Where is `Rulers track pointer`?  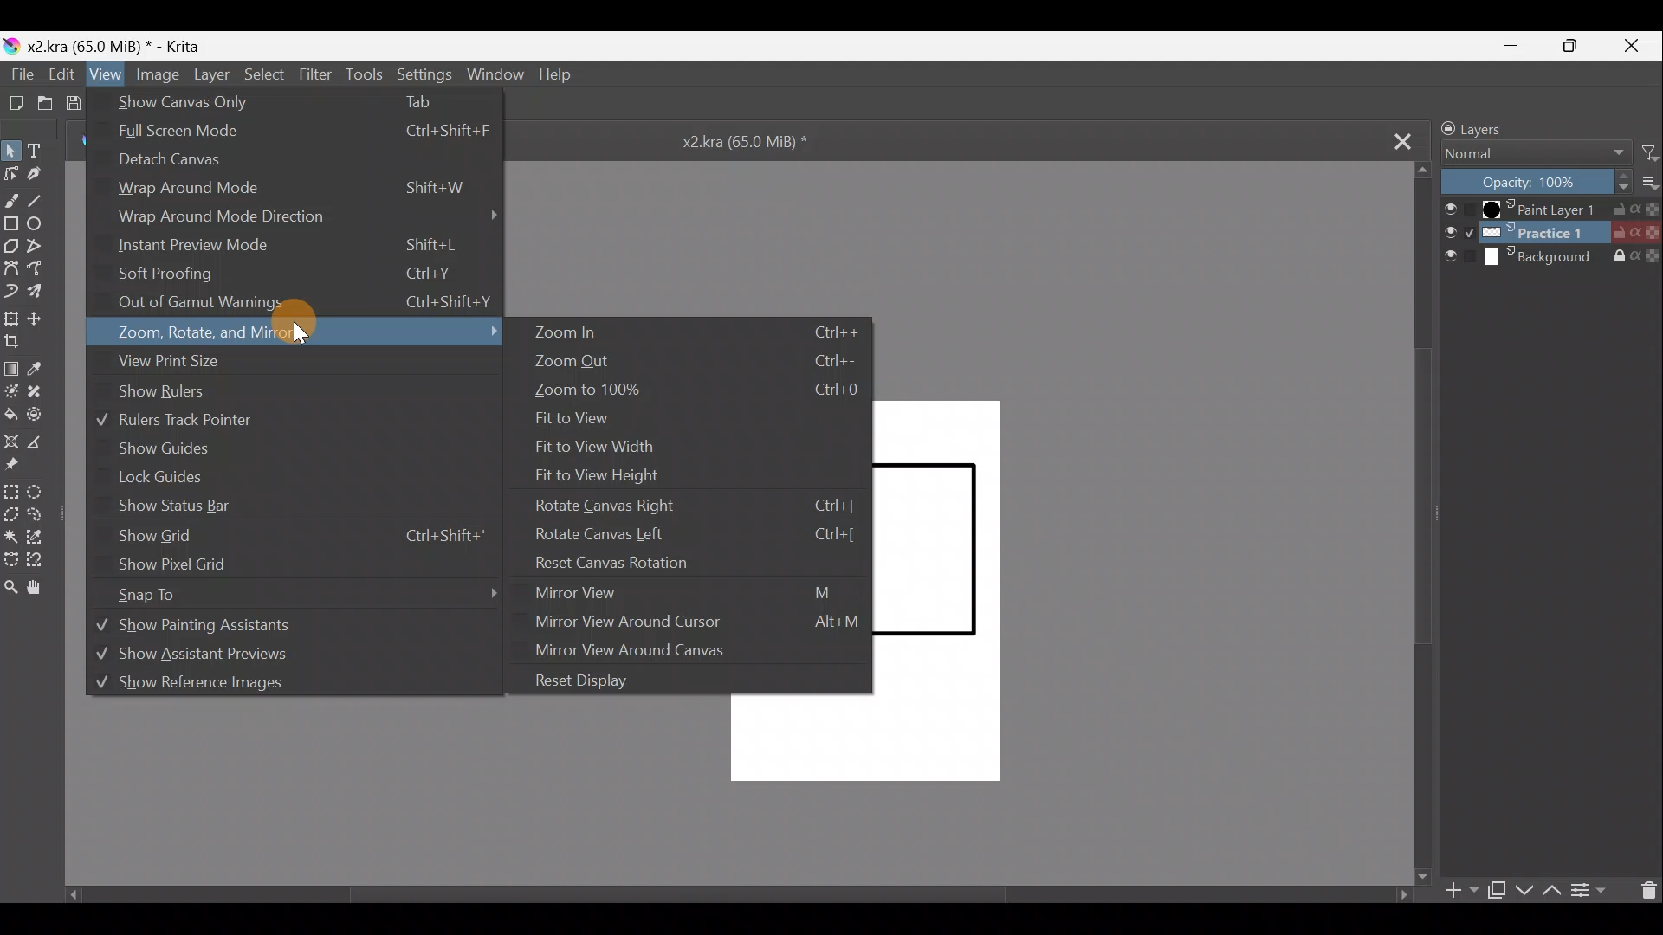
Rulers track pointer is located at coordinates (201, 420).